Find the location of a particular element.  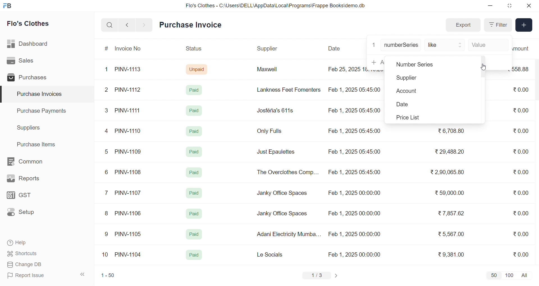

₹0.00 is located at coordinates (520, 90).